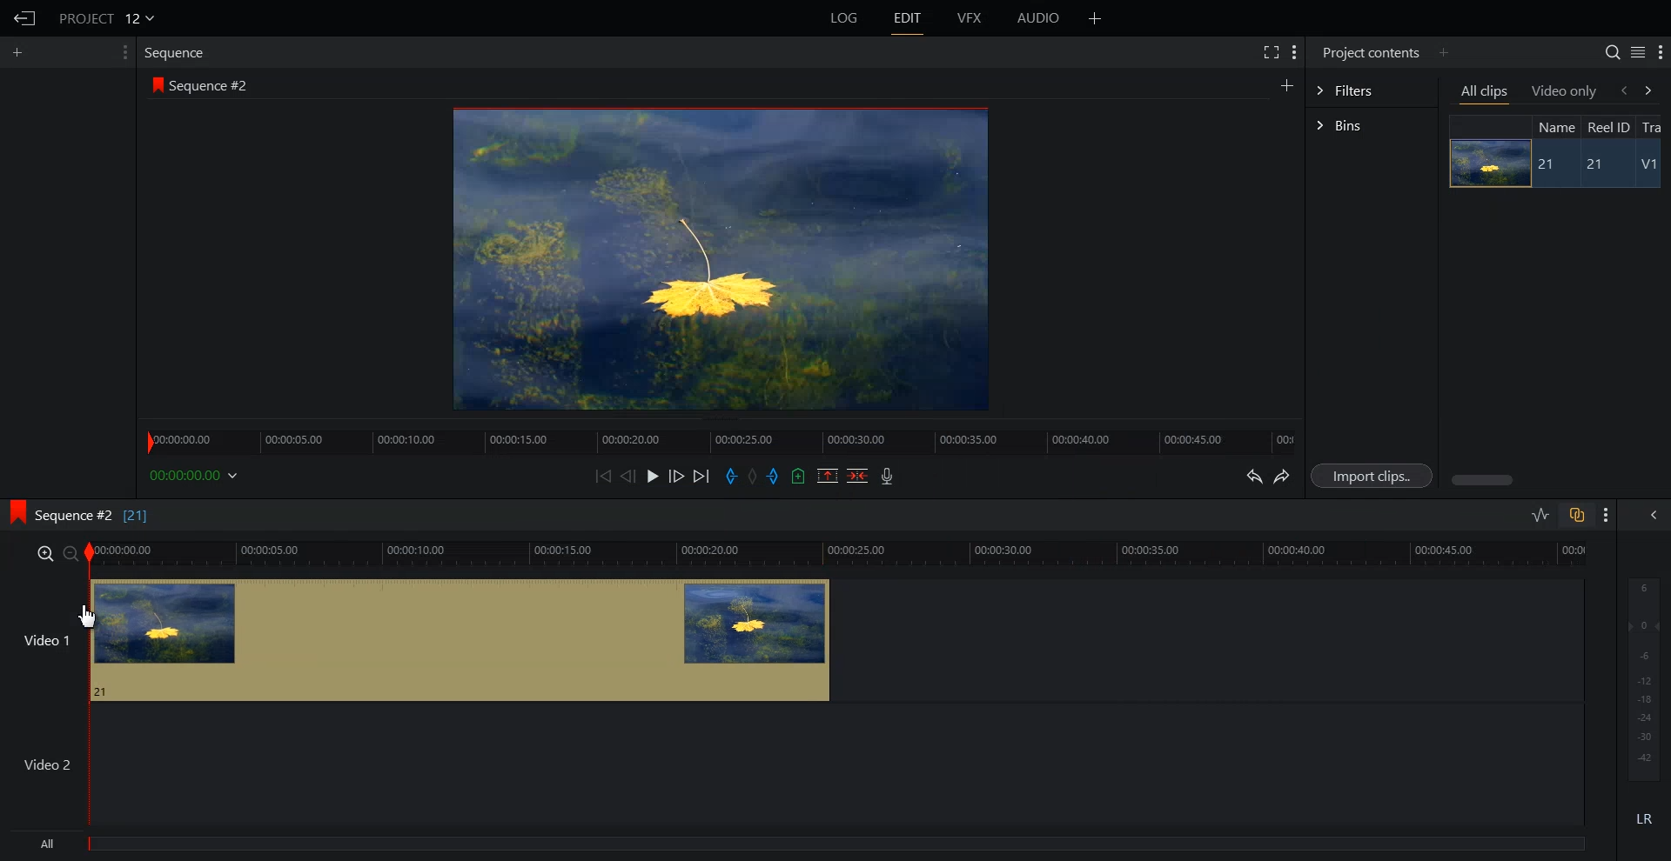  Describe the element at coordinates (1294, 52) in the screenshot. I see `Show setting menu` at that location.